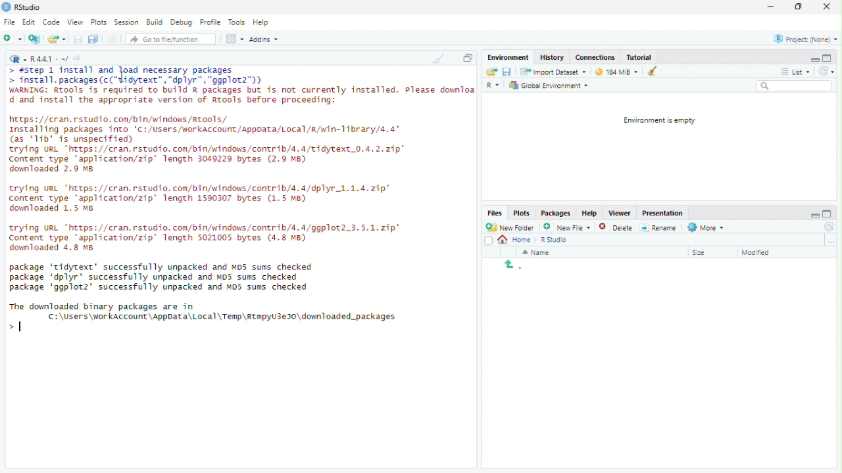 This screenshot has width=842, height=473. What do you see at coordinates (549, 85) in the screenshot?
I see `Global Environment` at bounding box center [549, 85].